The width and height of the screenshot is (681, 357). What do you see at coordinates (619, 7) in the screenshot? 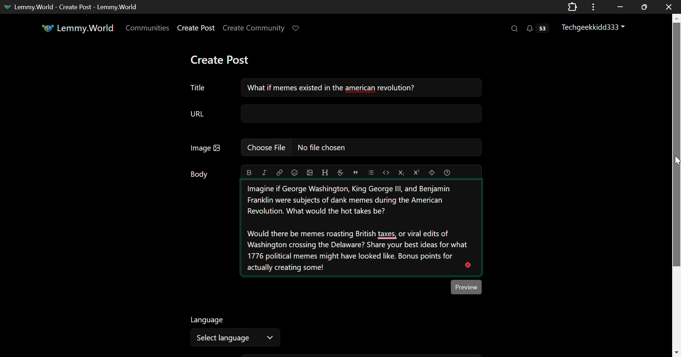
I see `Restore Down` at bounding box center [619, 7].